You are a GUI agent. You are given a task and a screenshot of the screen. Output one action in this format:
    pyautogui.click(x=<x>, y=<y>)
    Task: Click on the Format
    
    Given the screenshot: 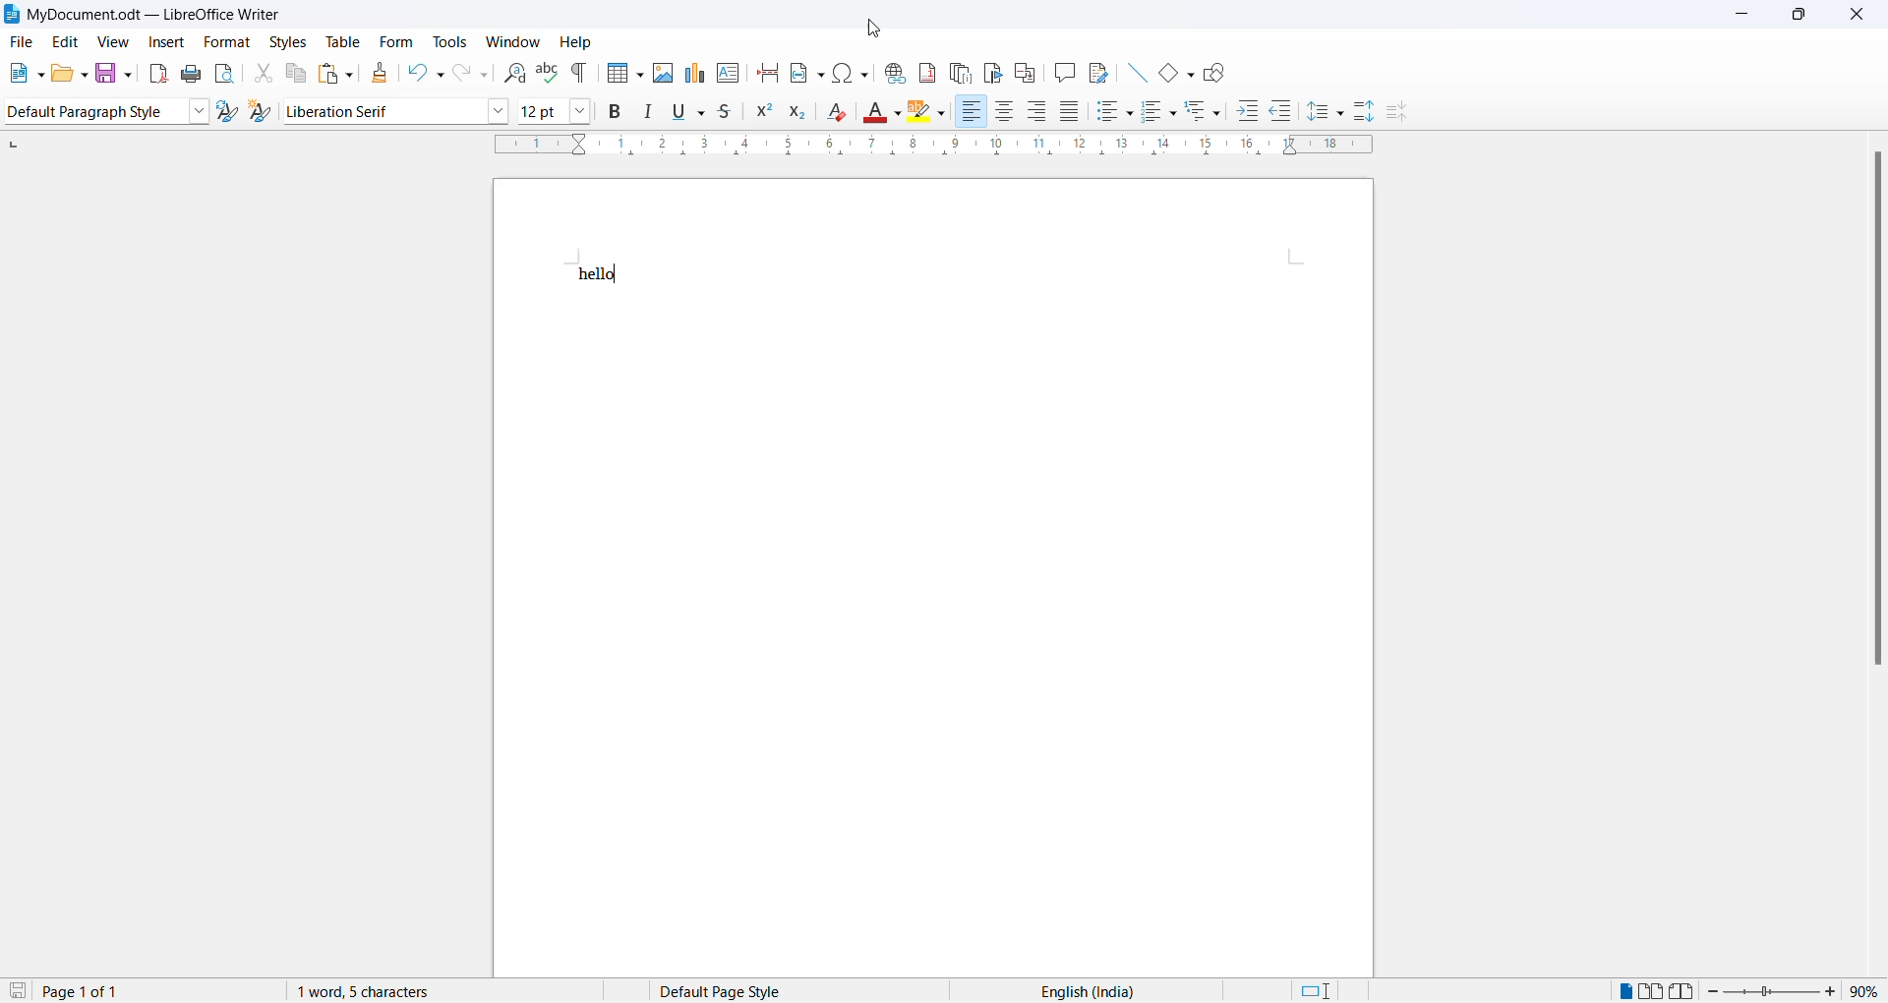 What is the action you would take?
    pyautogui.click(x=227, y=42)
    